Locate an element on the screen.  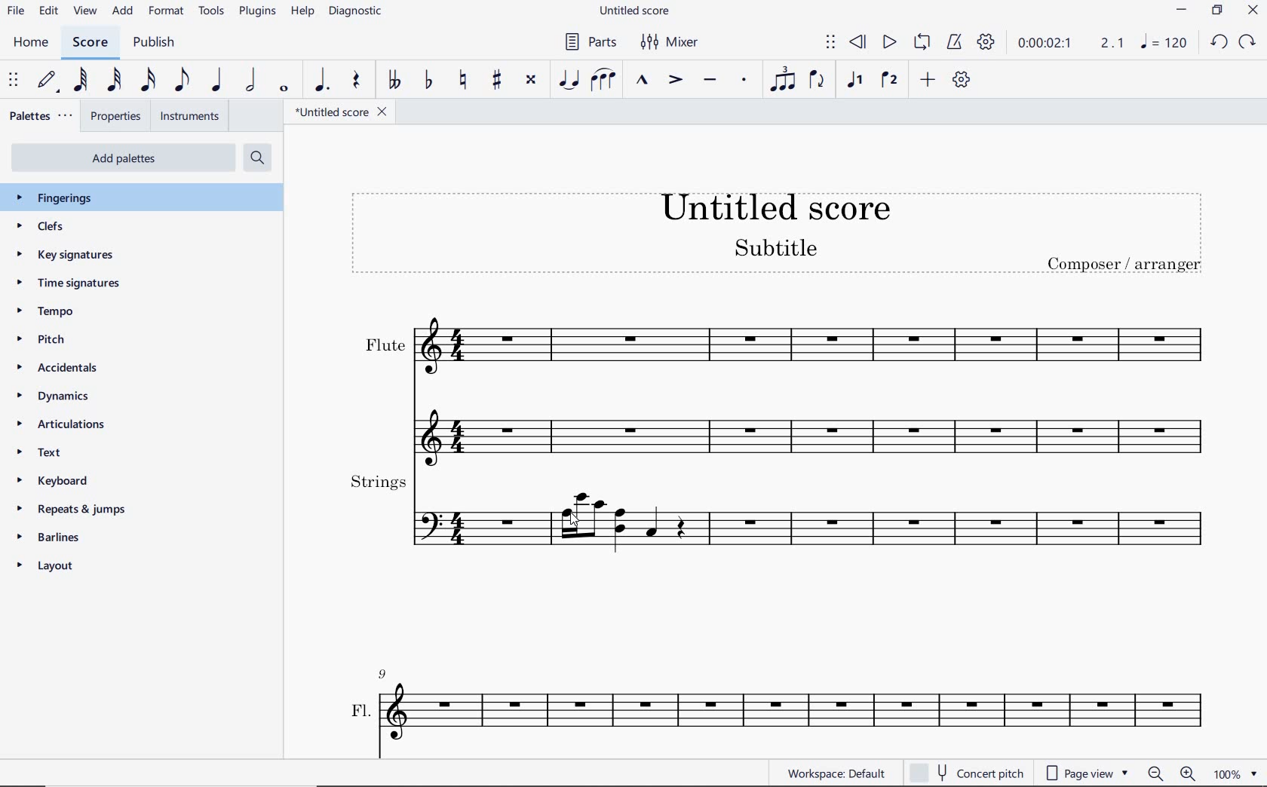
articulations is located at coordinates (66, 424).